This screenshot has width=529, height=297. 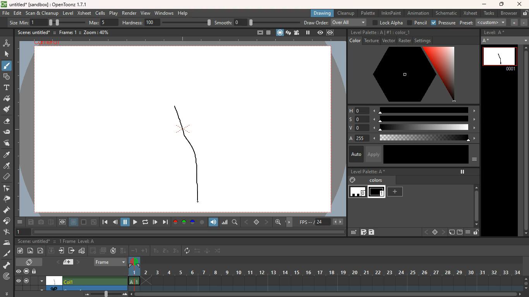 What do you see at coordinates (526, 282) in the screenshot?
I see `zoom` at bounding box center [526, 282].